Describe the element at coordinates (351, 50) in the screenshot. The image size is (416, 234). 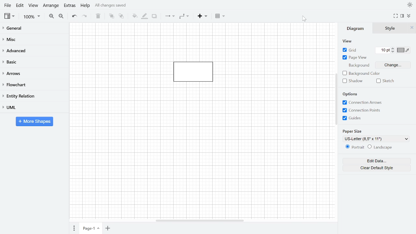
I see `Grid` at that location.